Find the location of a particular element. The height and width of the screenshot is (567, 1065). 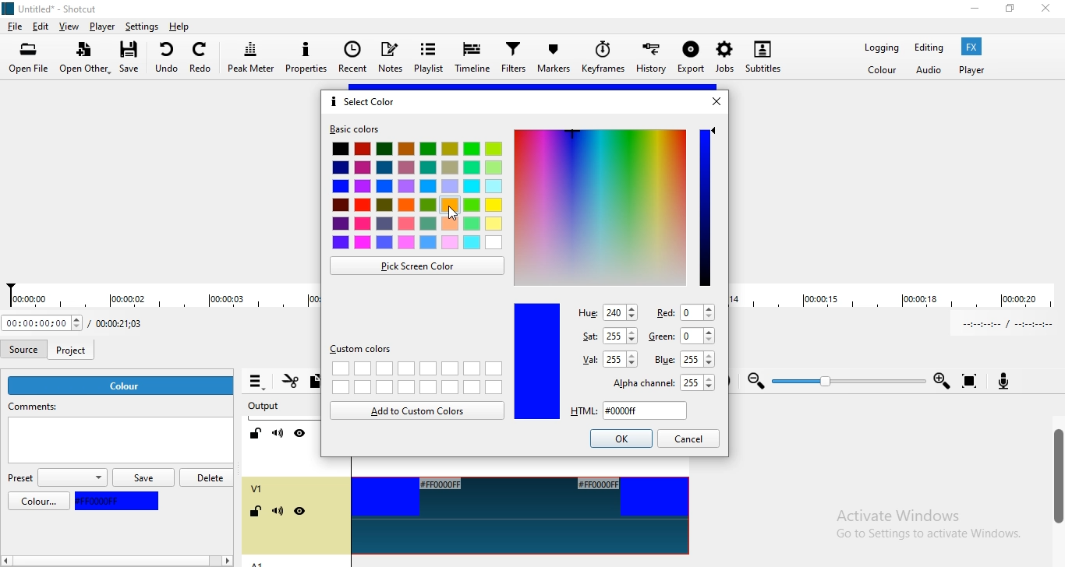

Color is located at coordinates (882, 72).